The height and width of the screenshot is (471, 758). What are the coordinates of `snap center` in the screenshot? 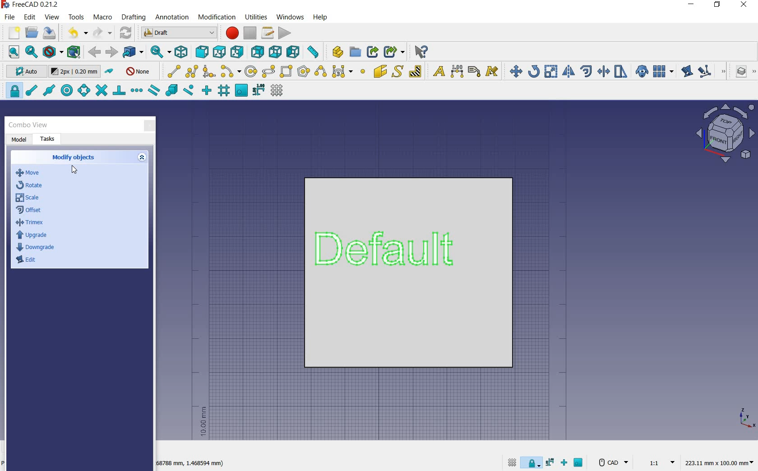 It's located at (65, 91).